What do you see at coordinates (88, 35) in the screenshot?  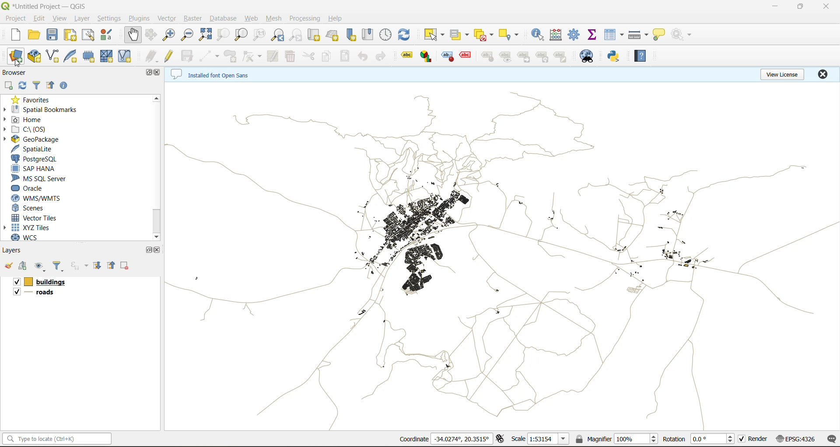 I see `show layout` at bounding box center [88, 35].